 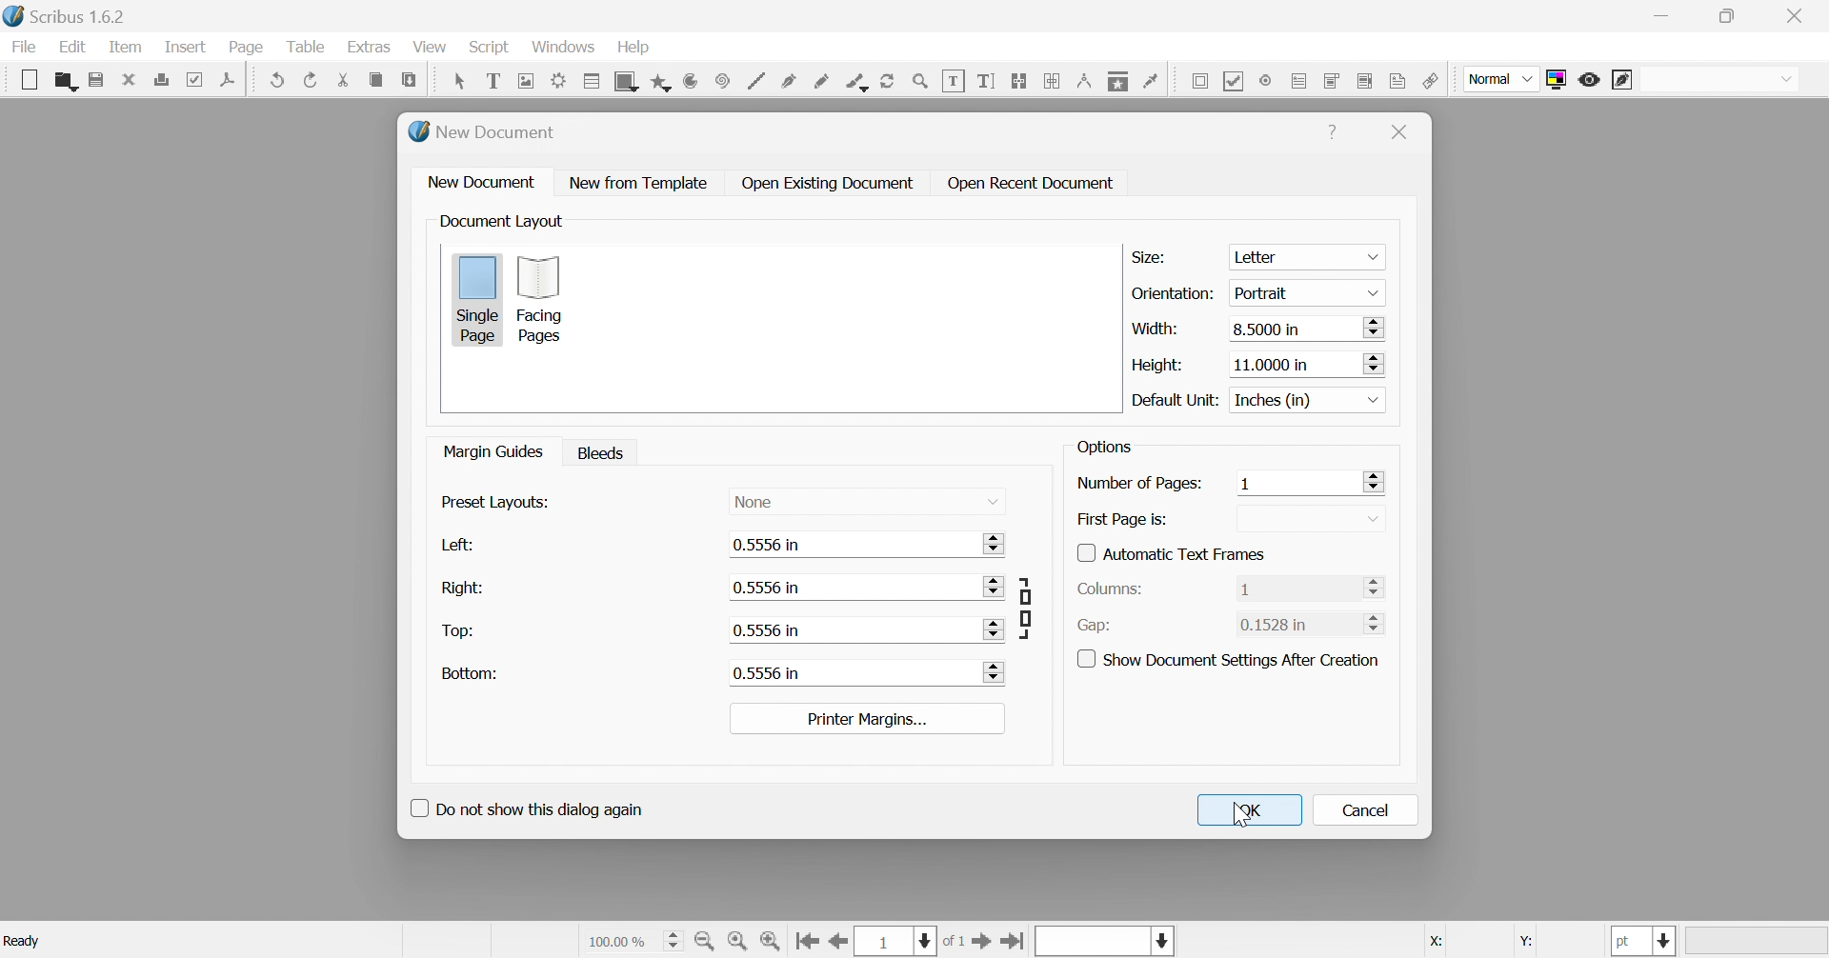 I want to click on extras, so click(x=372, y=49).